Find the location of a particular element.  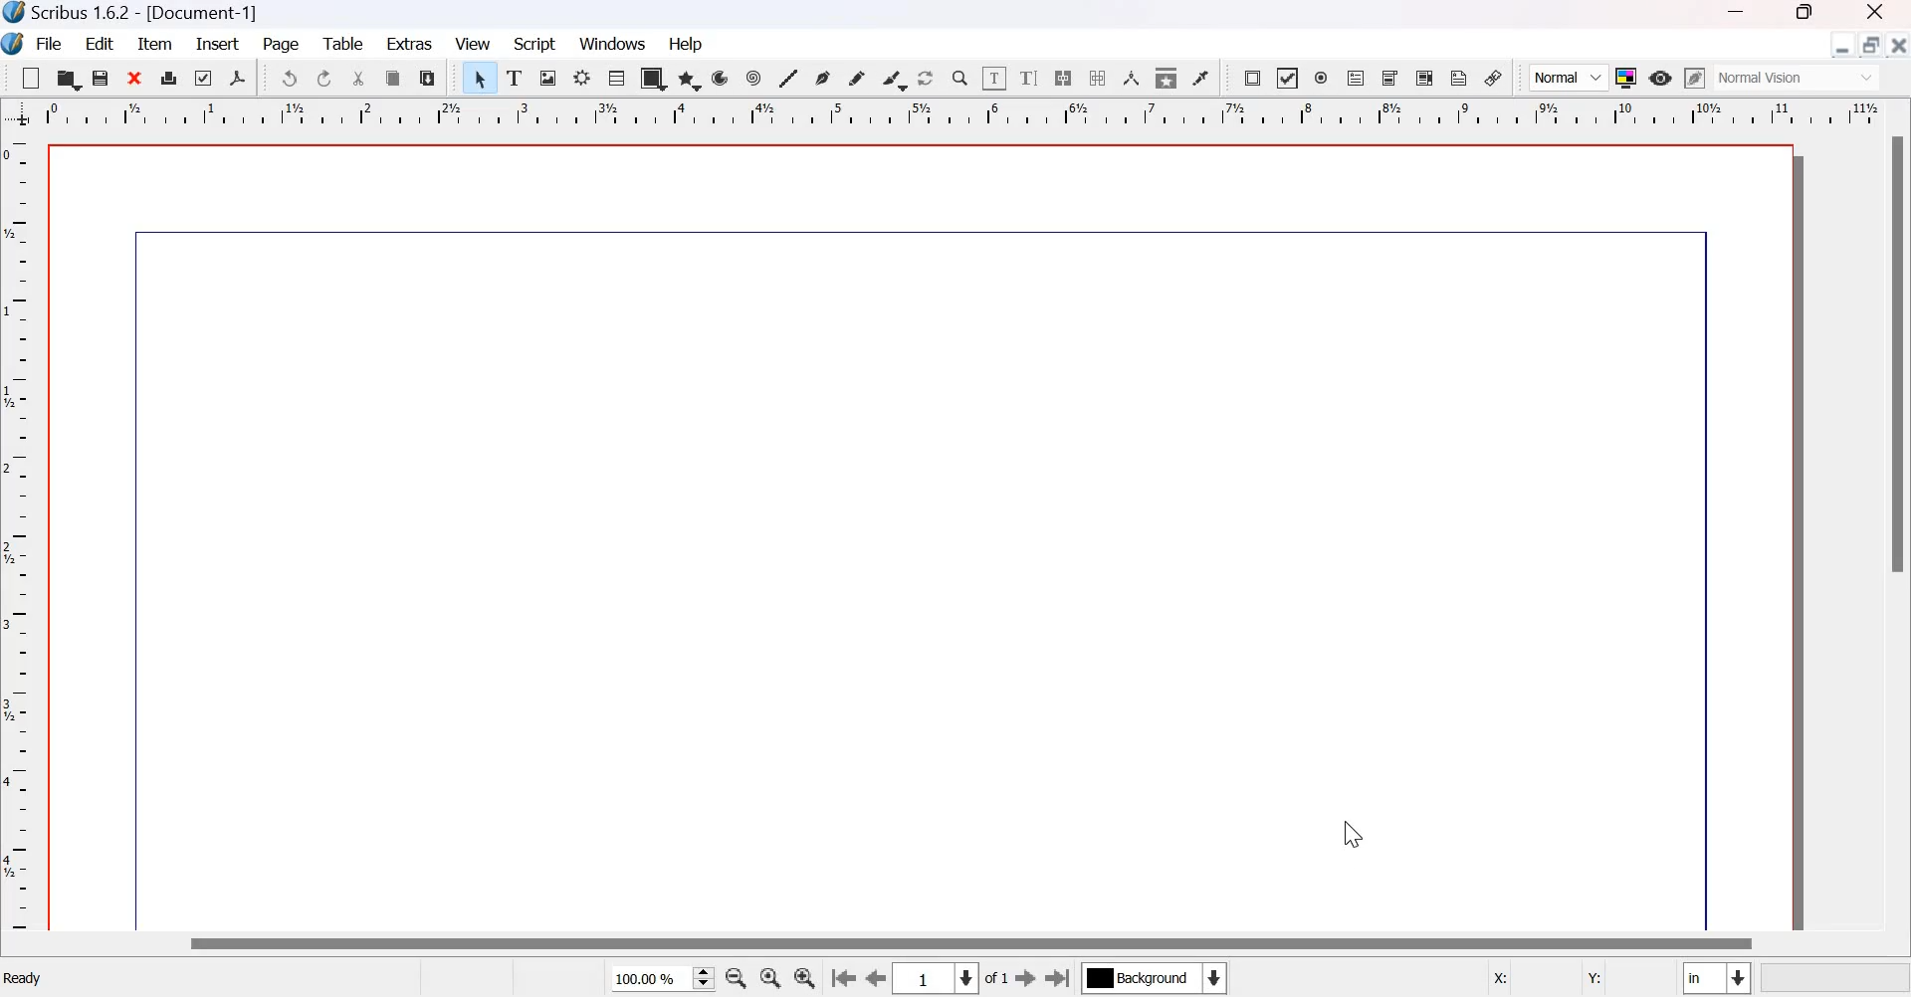

Y: is located at coordinates (1591, 979).